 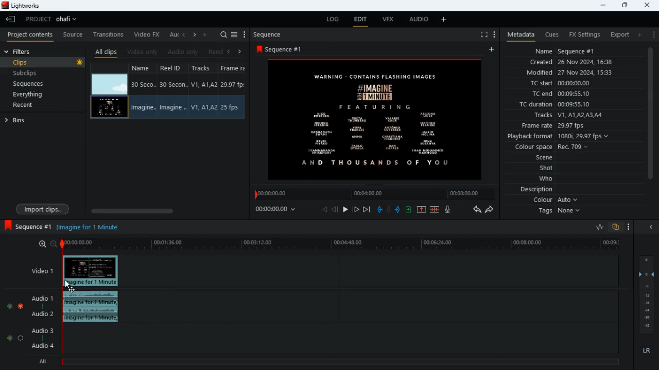 What do you see at coordinates (618, 34) in the screenshot?
I see `export` at bounding box center [618, 34].